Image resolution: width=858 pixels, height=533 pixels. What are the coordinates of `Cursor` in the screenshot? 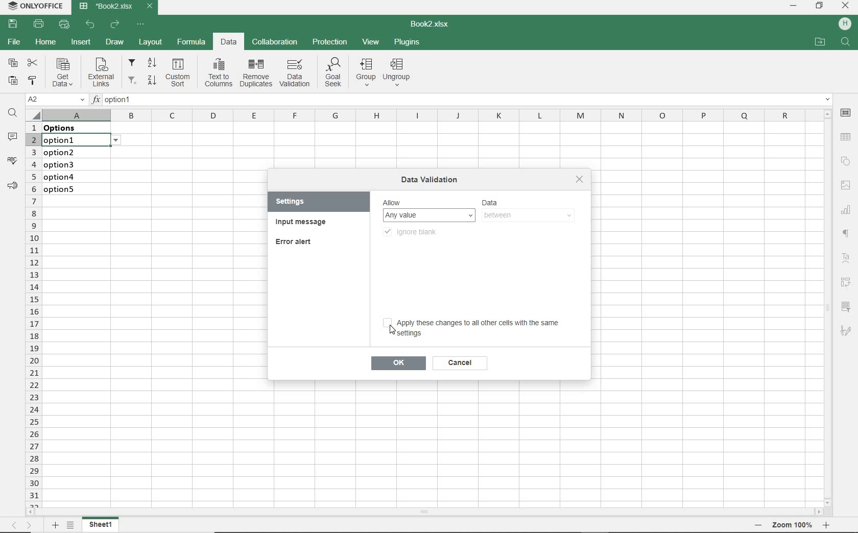 It's located at (396, 330).